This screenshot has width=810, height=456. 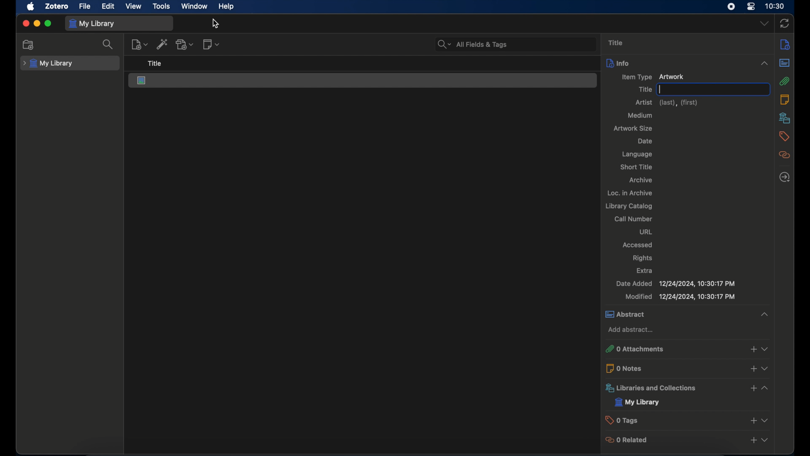 What do you see at coordinates (785, 99) in the screenshot?
I see `notes` at bounding box center [785, 99].